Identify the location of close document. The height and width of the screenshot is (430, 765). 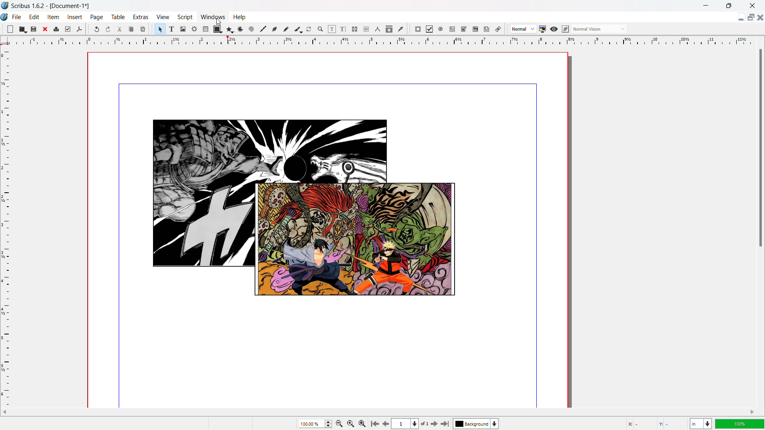
(760, 17).